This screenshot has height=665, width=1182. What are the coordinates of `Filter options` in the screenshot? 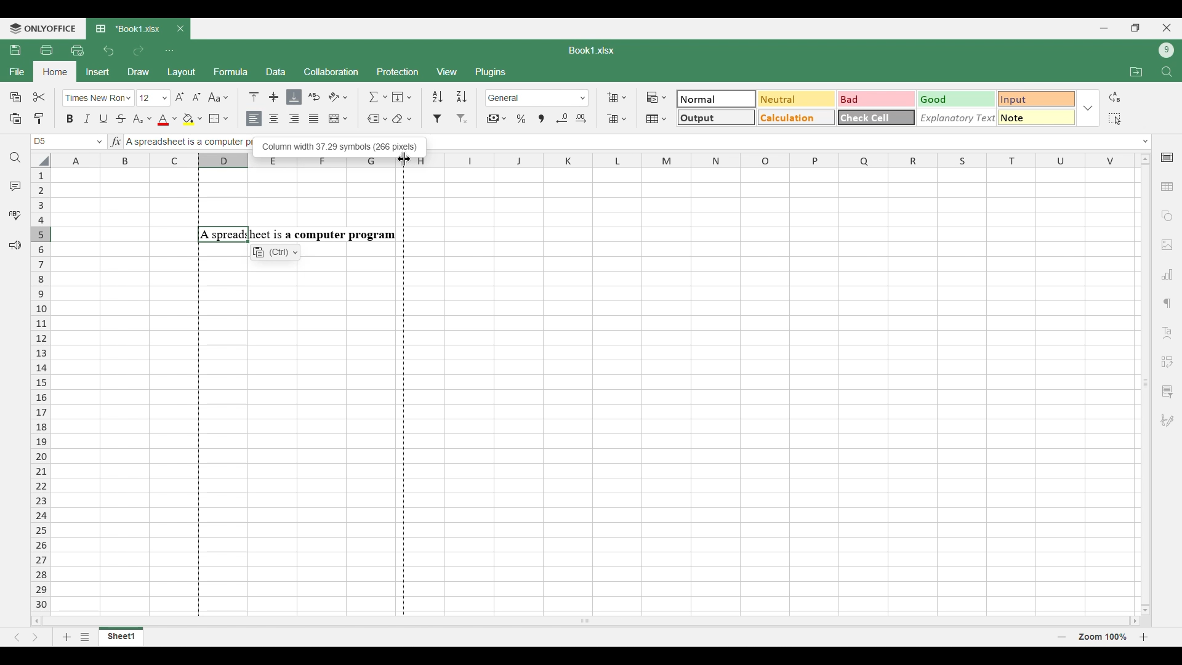 It's located at (450, 119).